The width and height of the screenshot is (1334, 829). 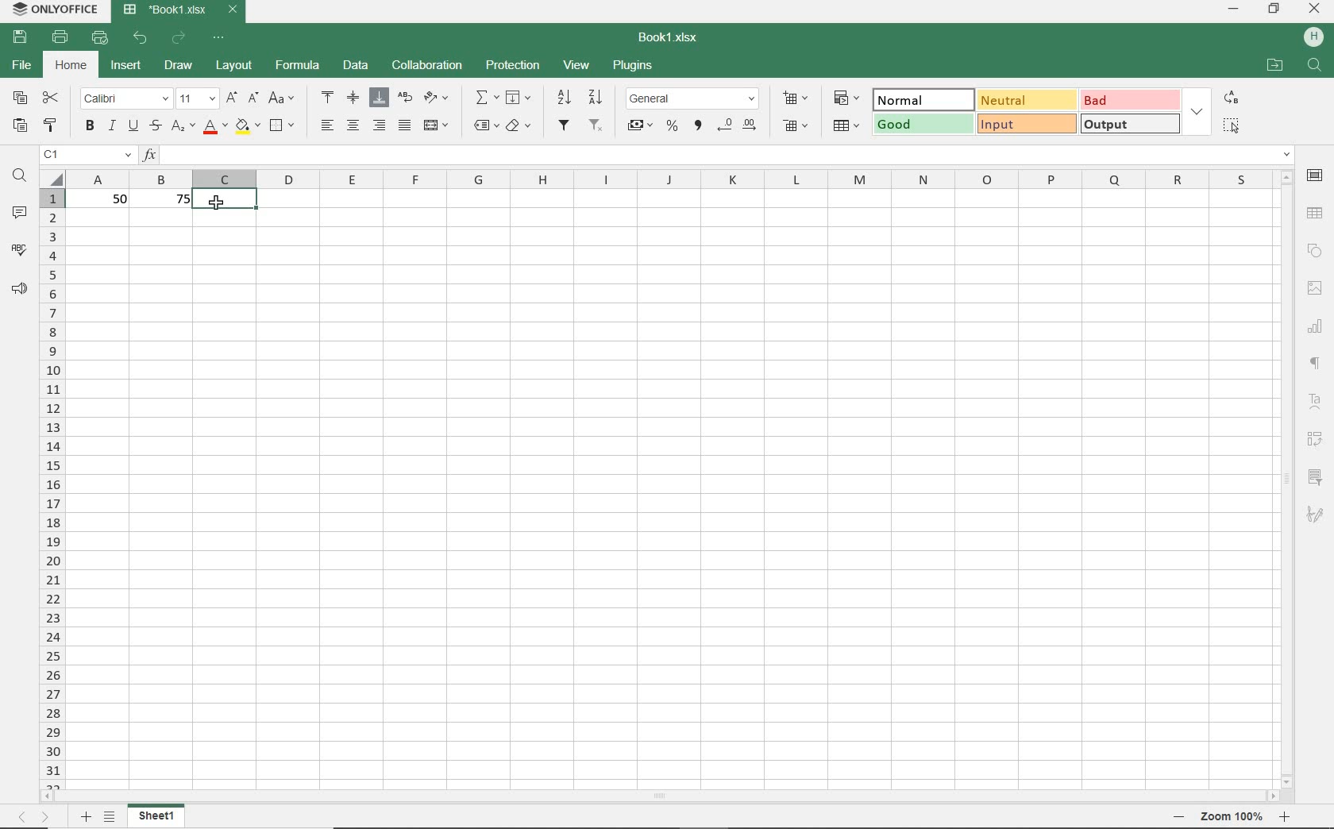 What do you see at coordinates (1319, 515) in the screenshot?
I see `signature` at bounding box center [1319, 515].